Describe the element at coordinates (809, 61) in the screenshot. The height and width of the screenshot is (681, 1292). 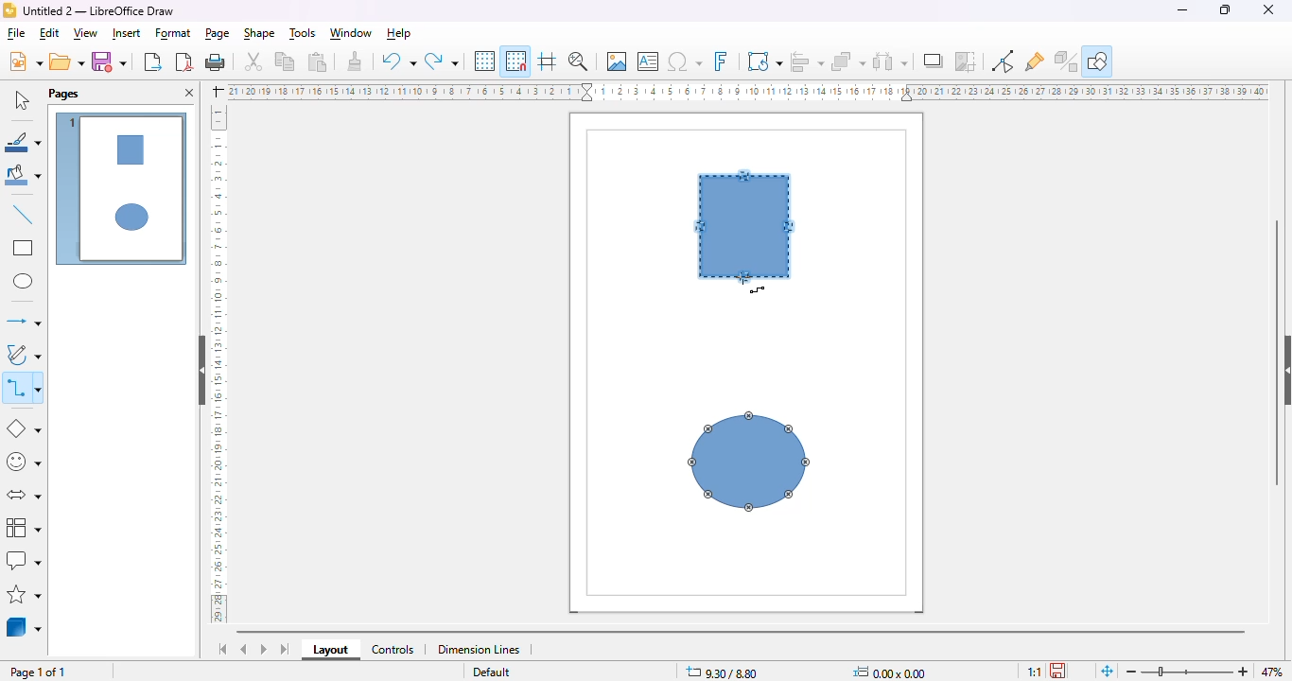
I see `align objects` at that location.